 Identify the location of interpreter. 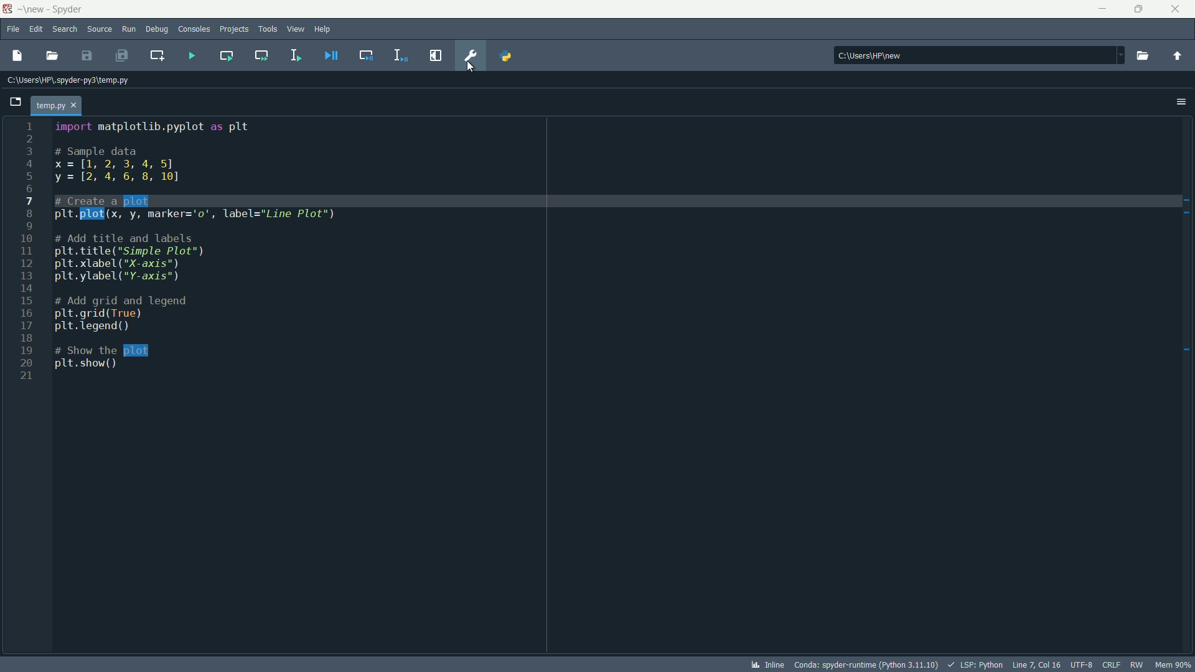
(866, 664).